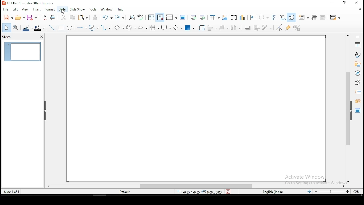 This screenshot has width=364, height=205. I want to click on sidebar settings, so click(358, 37).